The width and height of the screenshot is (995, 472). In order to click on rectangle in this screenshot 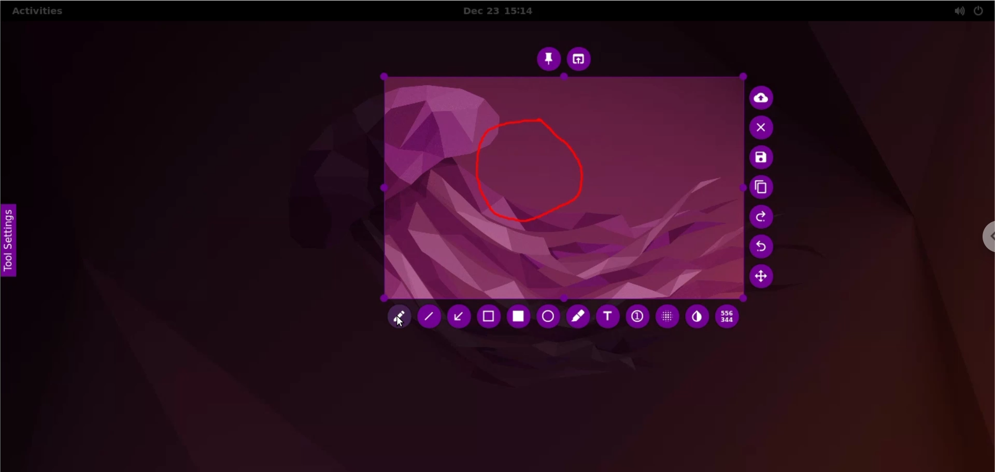, I will do `click(521, 317)`.